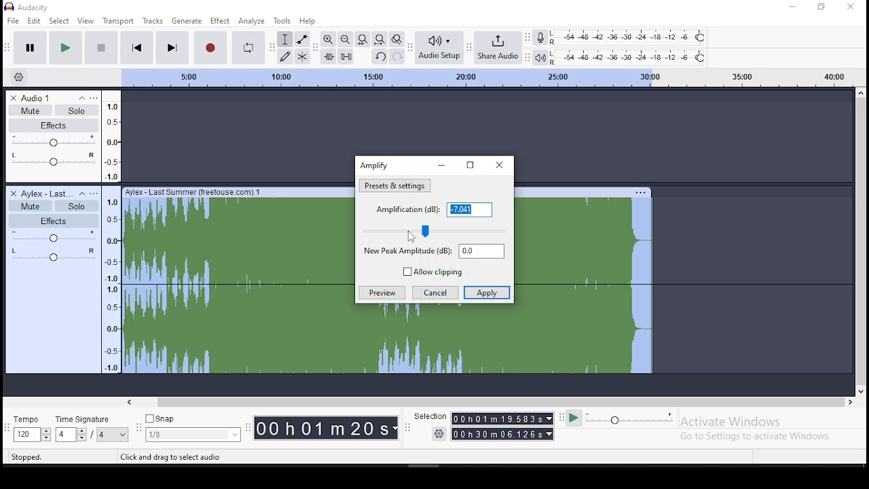 The width and height of the screenshot is (869, 489). What do you see at coordinates (247, 48) in the screenshot?
I see `enable looping` at bounding box center [247, 48].